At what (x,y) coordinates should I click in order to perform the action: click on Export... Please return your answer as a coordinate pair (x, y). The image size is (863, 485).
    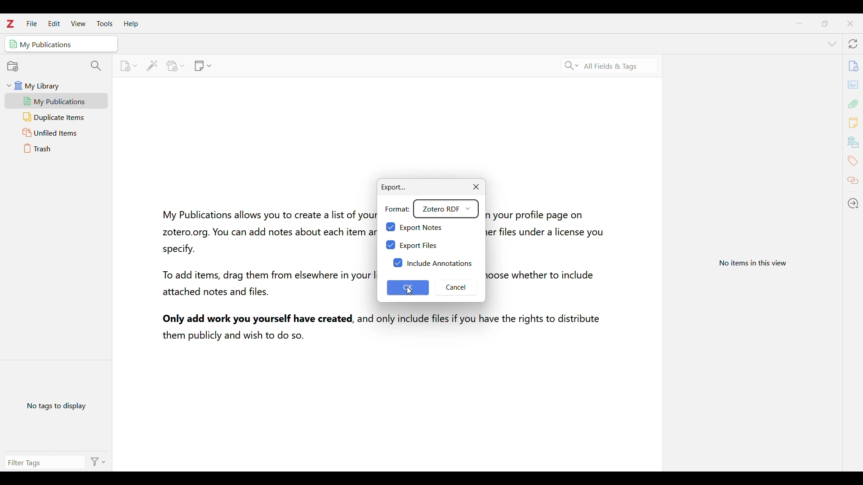
    Looking at the image, I should click on (391, 184).